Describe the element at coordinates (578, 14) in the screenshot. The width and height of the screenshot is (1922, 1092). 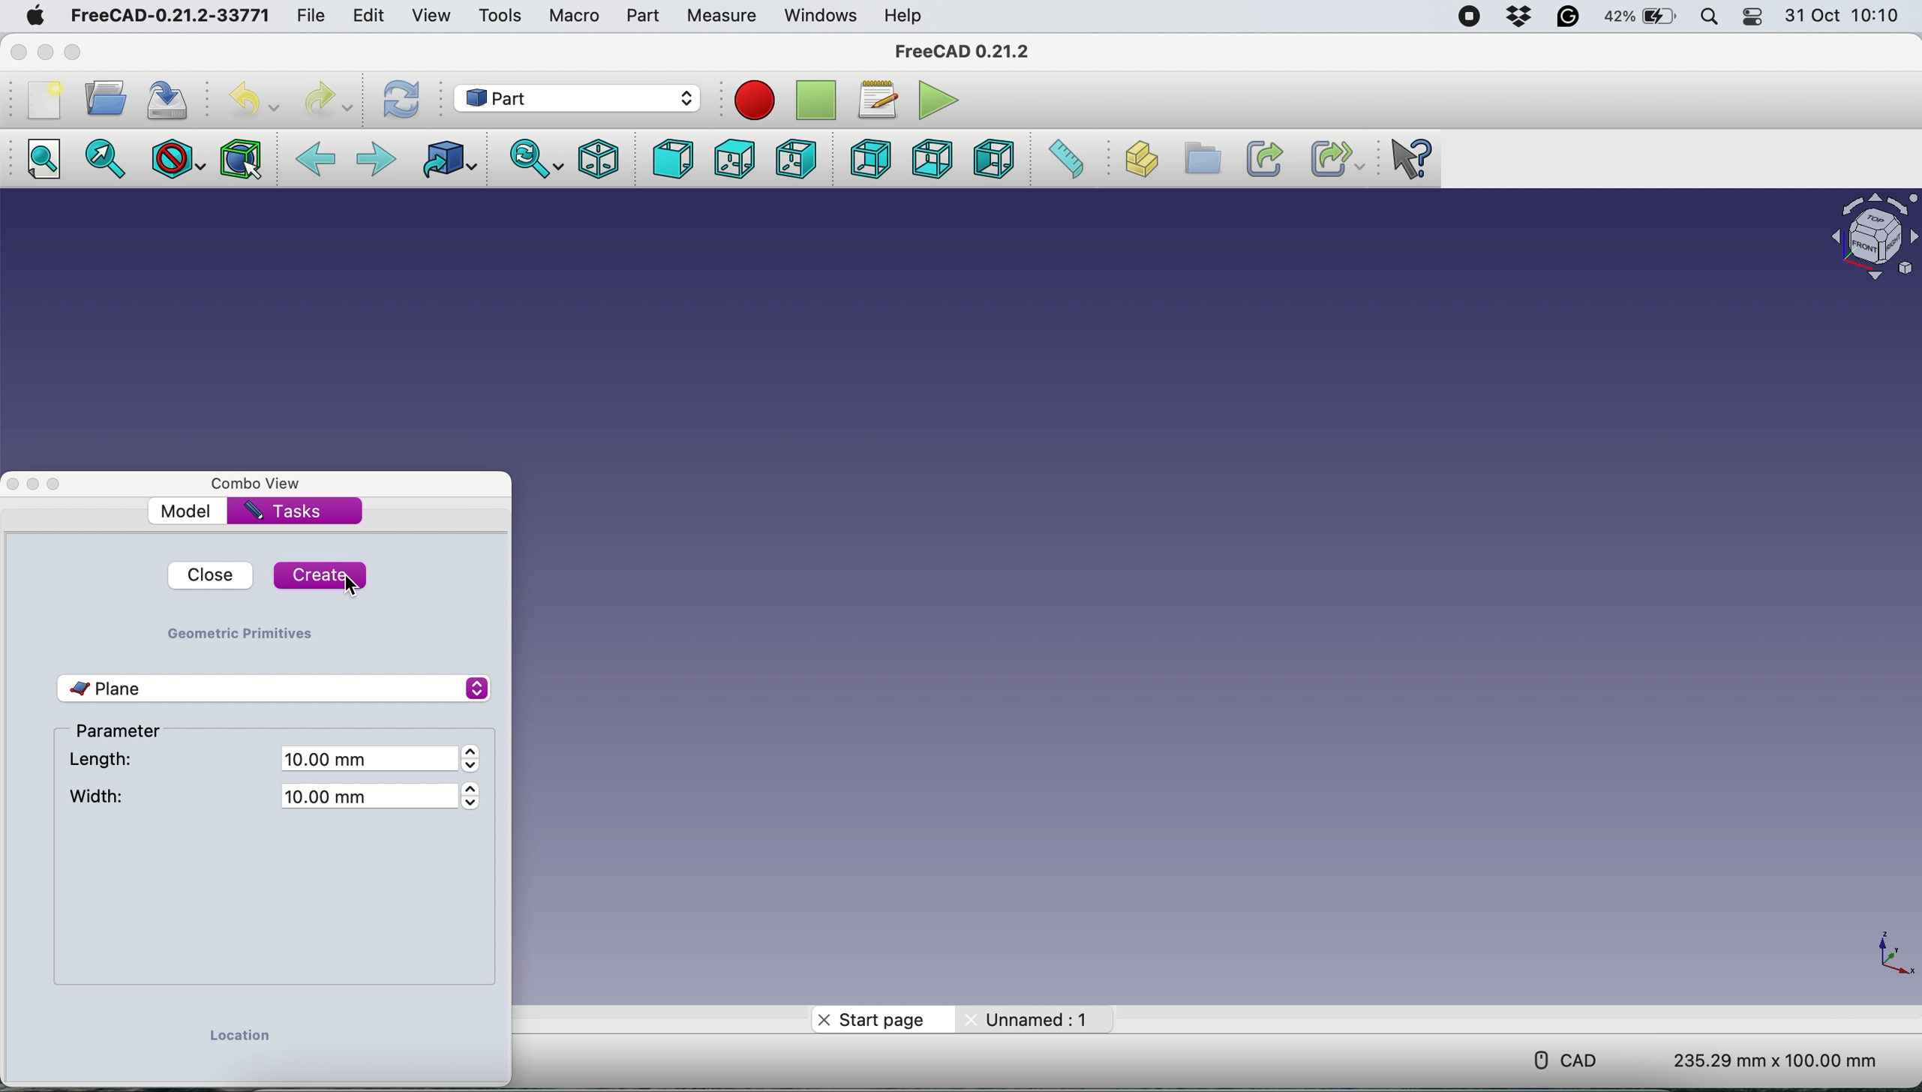
I see `Macro` at that location.